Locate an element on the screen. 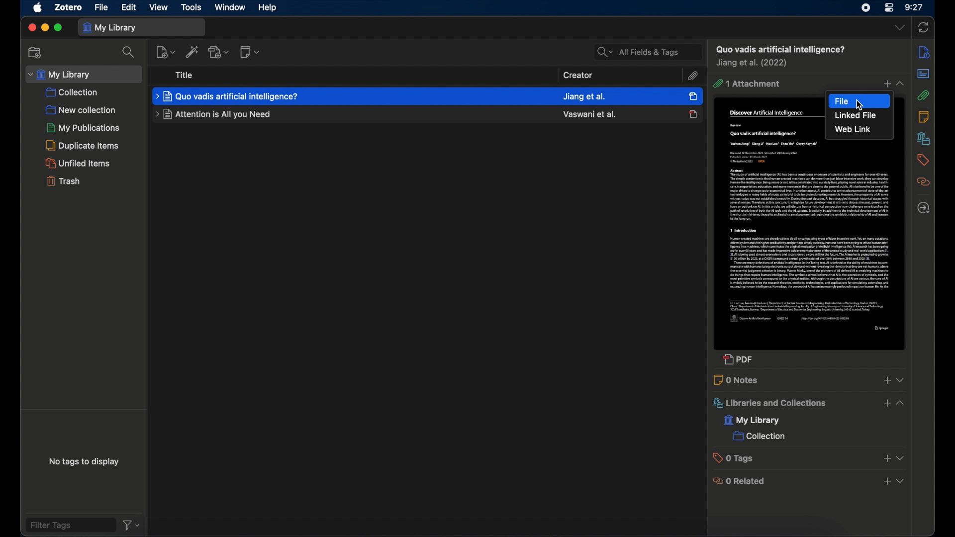  trash is located at coordinates (63, 182).